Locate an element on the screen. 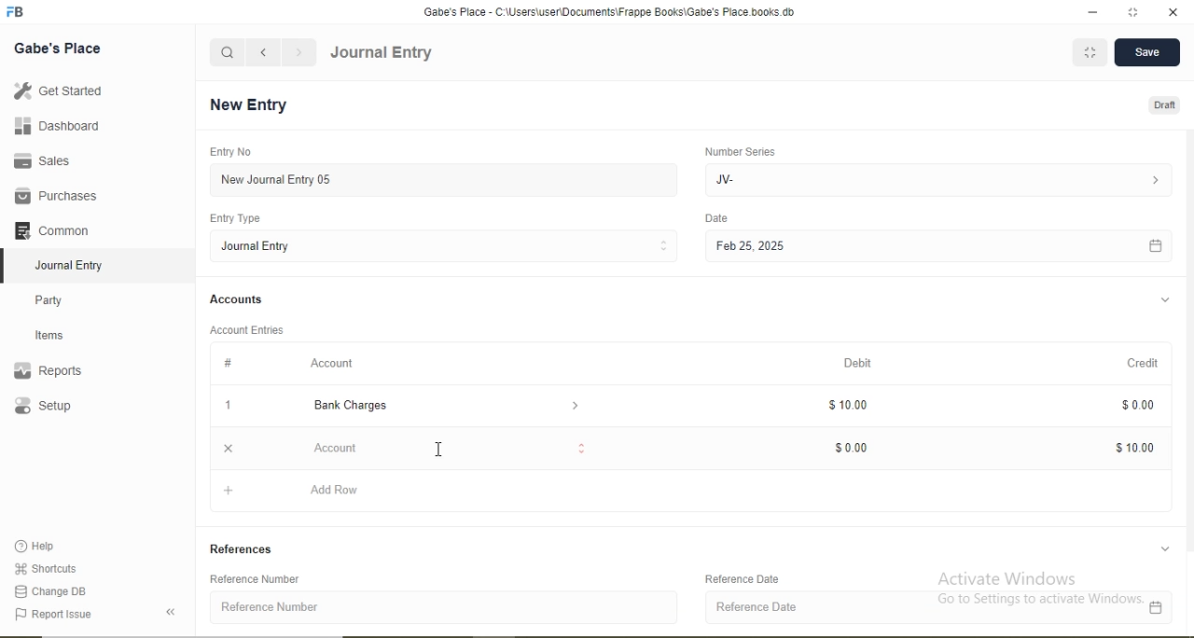 The width and height of the screenshot is (1194, 638). Entry Type is located at coordinates (237, 218).